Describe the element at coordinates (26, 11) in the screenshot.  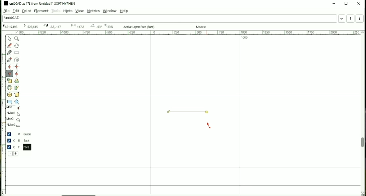
I see `Point` at that location.